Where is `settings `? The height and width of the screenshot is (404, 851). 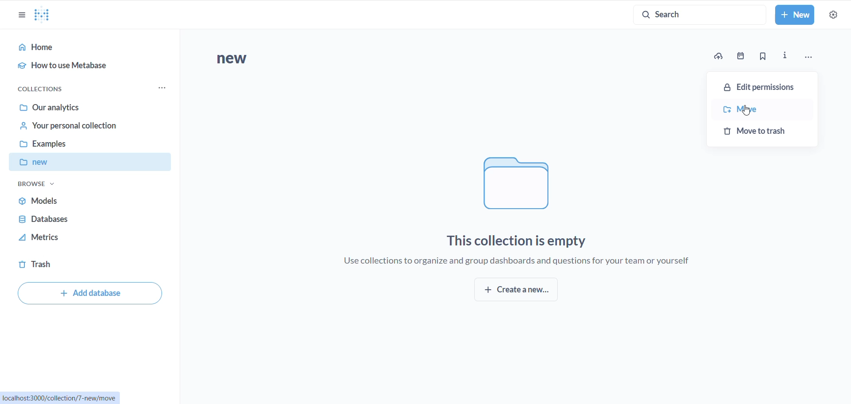 settings  is located at coordinates (834, 16).